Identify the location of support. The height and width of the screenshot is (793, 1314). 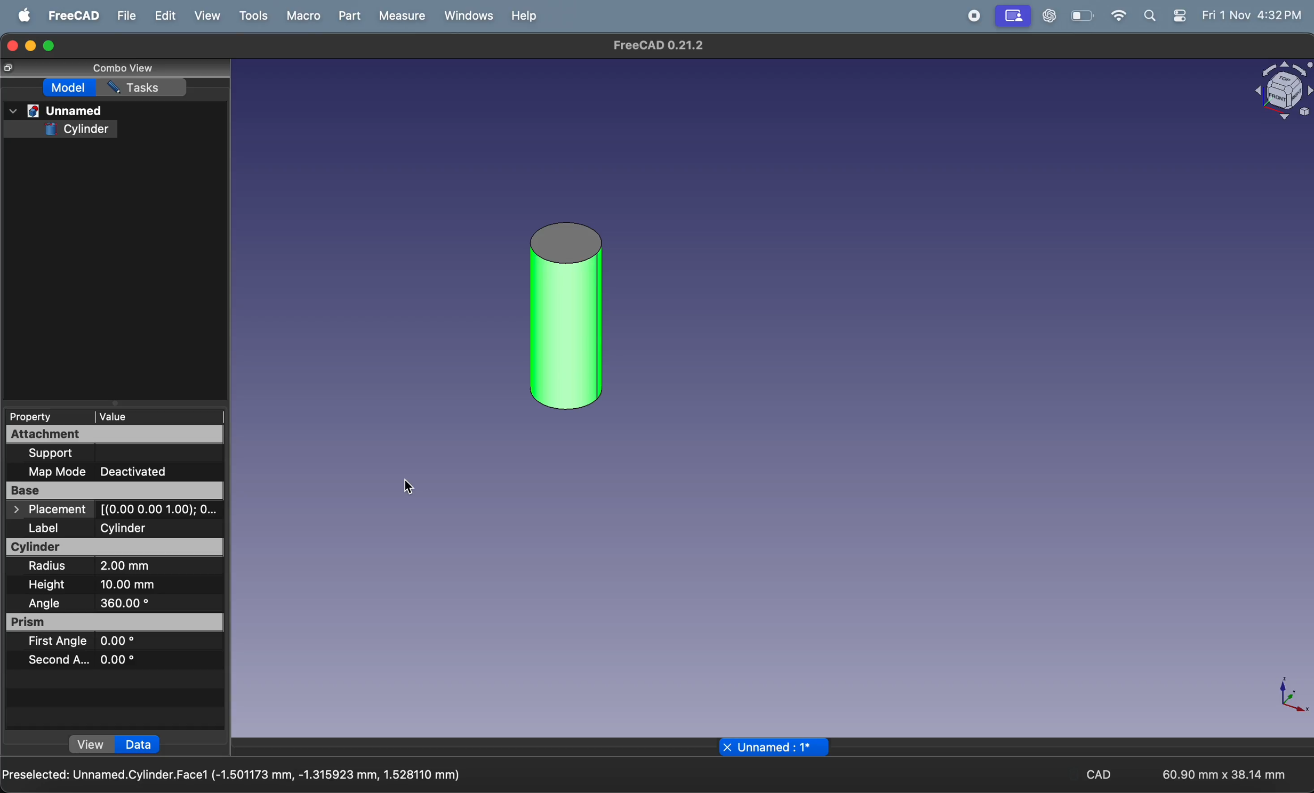
(95, 452).